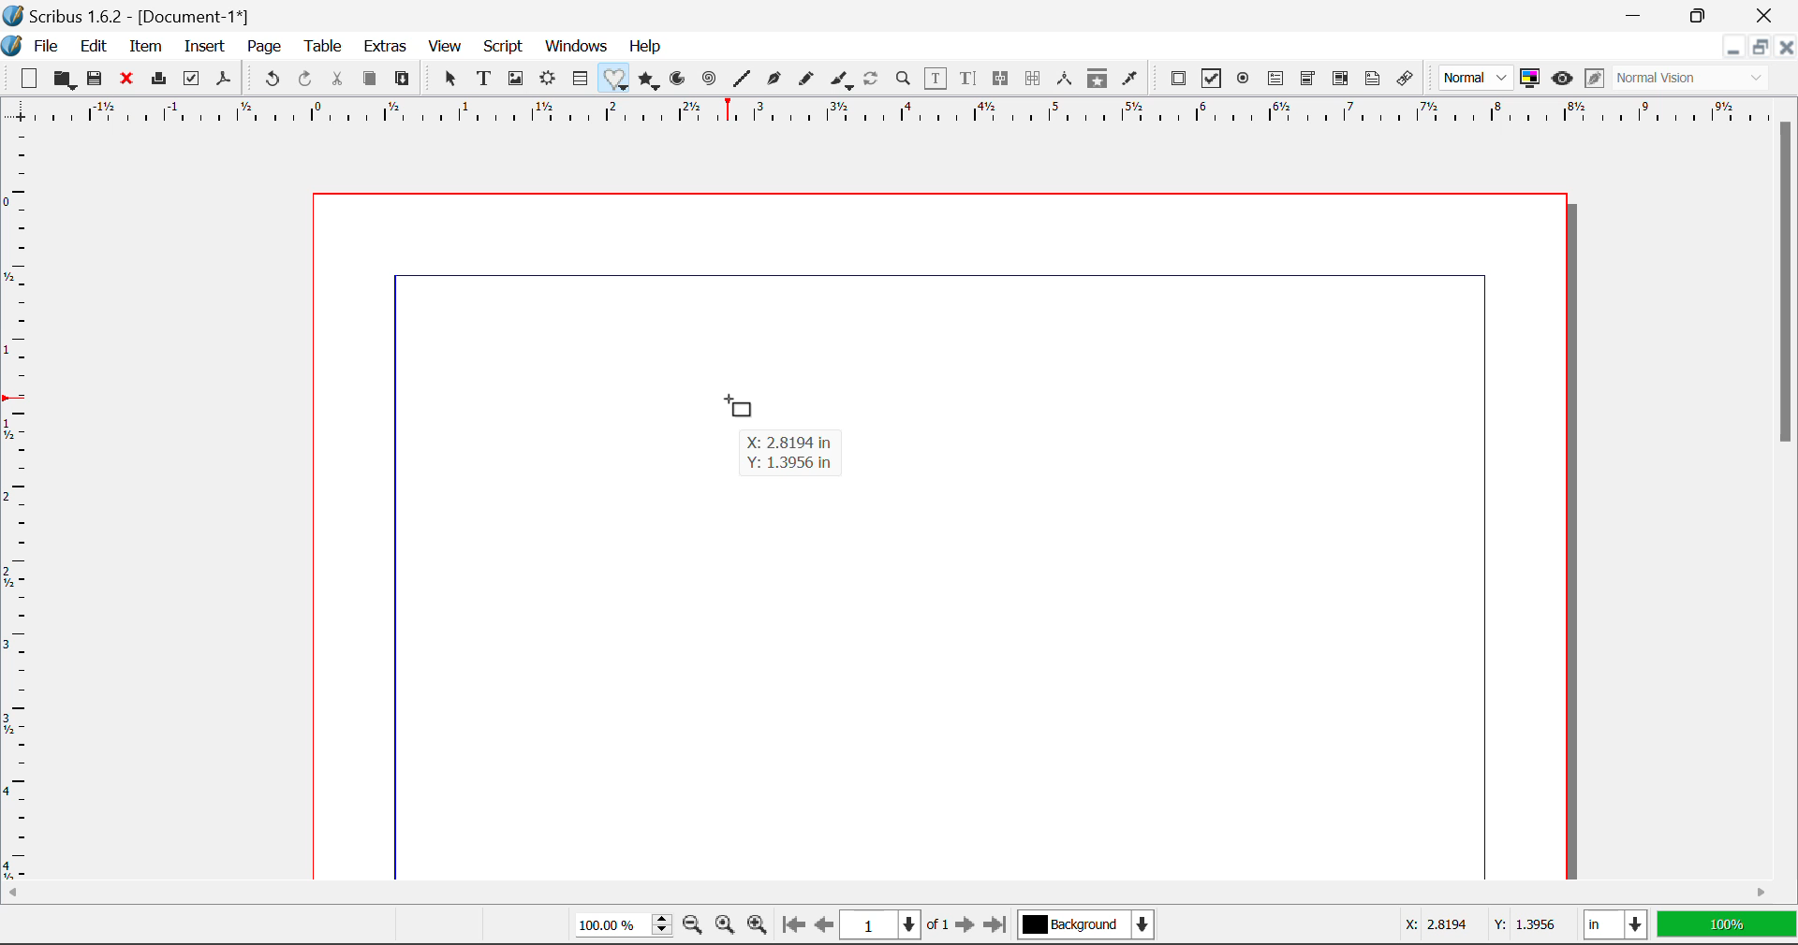  I want to click on Measurements, so click(1067, 80).